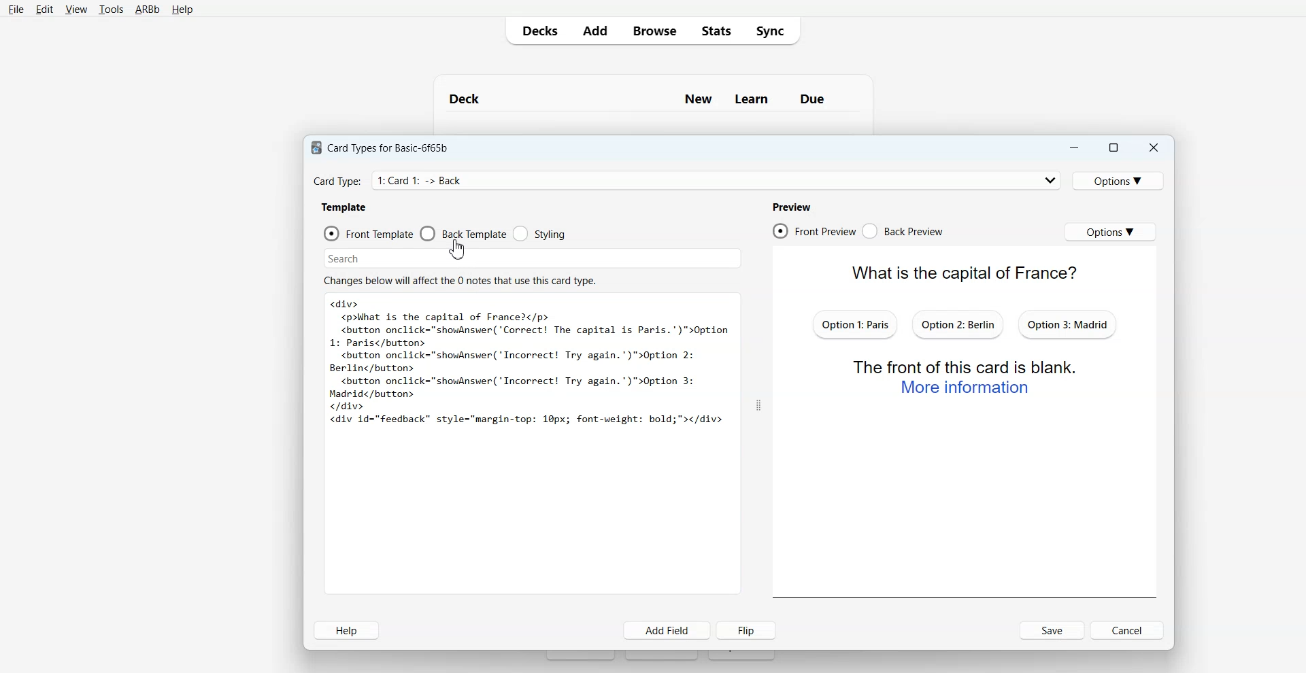 The height and width of the screenshot is (673, 1306). Describe the element at coordinates (16, 10) in the screenshot. I see `File` at that location.